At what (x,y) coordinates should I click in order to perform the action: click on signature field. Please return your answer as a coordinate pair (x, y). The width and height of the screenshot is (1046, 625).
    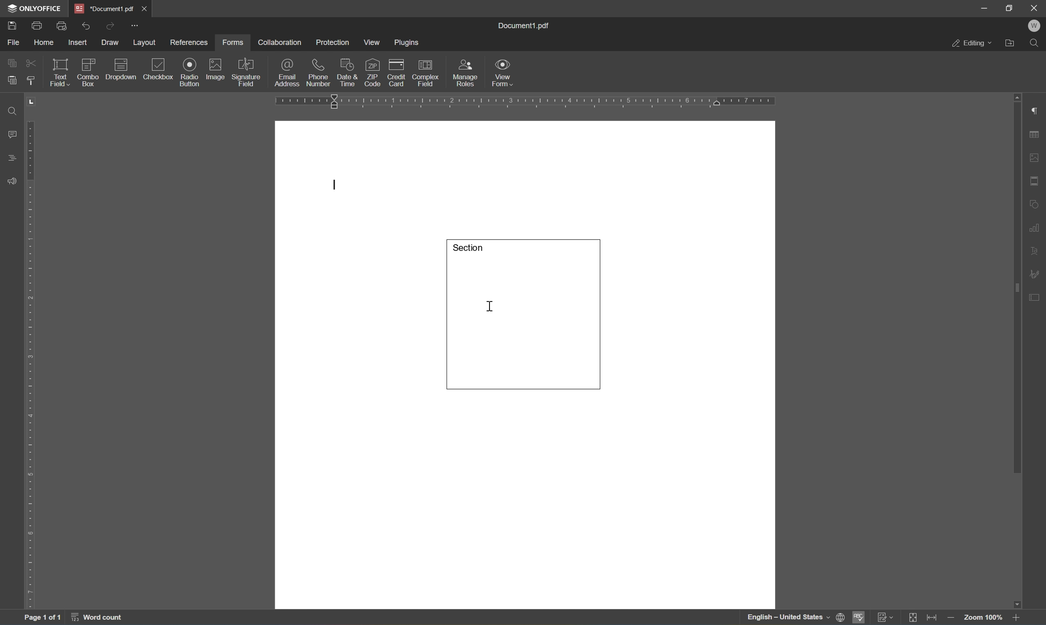
    Looking at the image, I should click on (246, 73).